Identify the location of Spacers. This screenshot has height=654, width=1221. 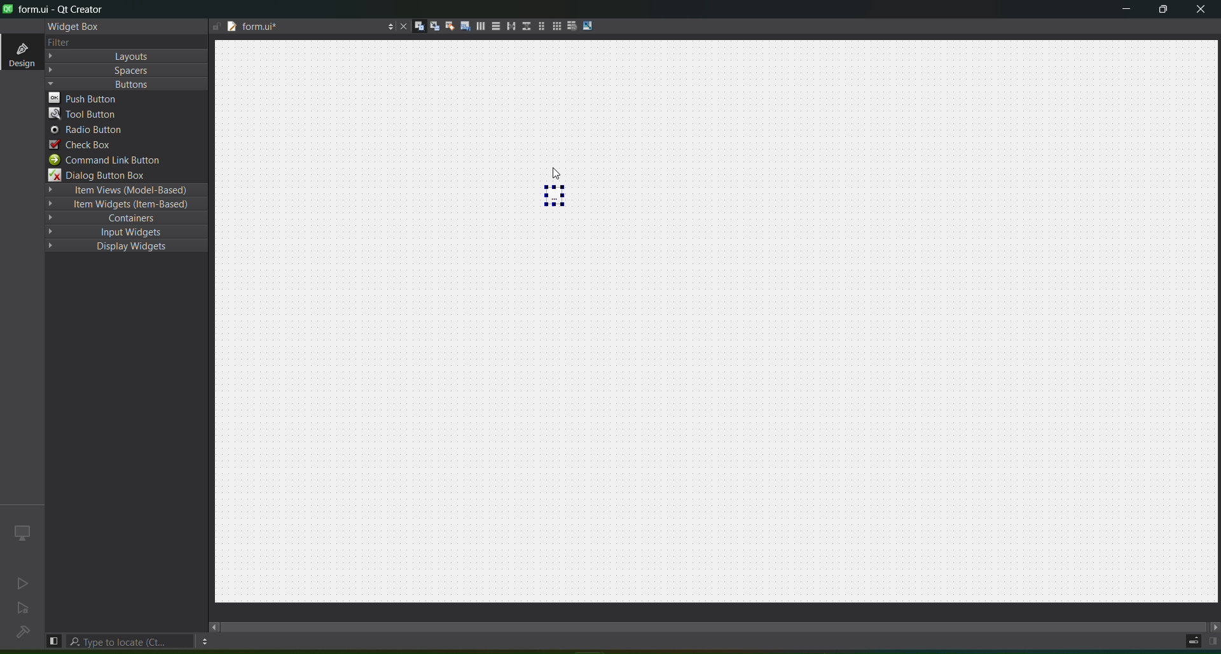
(128, 71).